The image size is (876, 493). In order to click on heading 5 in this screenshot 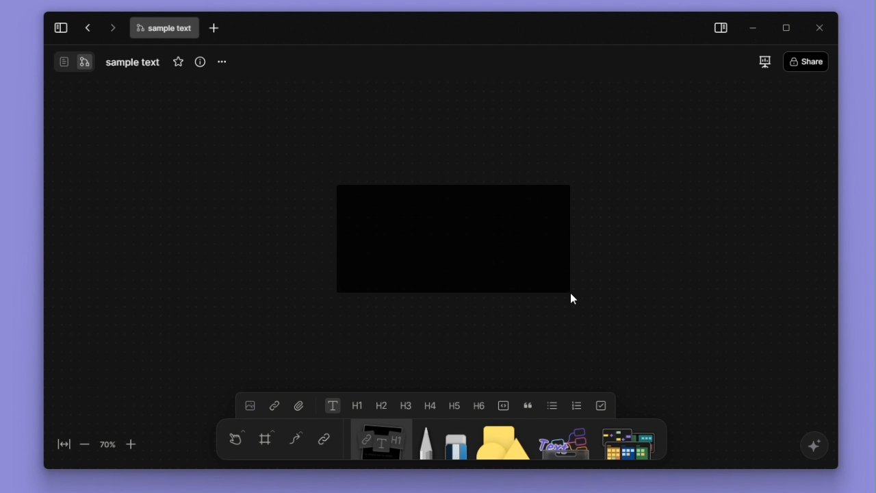, I will do `click(454, 405)`.